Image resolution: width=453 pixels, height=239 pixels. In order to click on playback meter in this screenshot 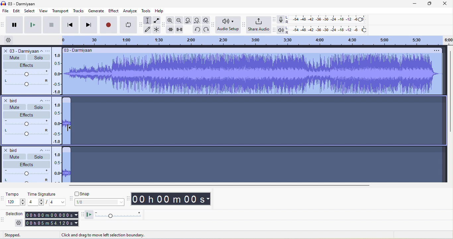, I will do `click(282, 30)`.